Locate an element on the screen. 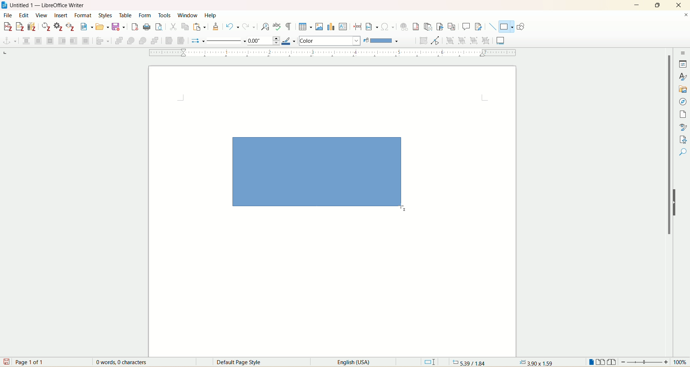 This screenshot has height=367, width=690. accessibility check is located at coordinates (683, 152).